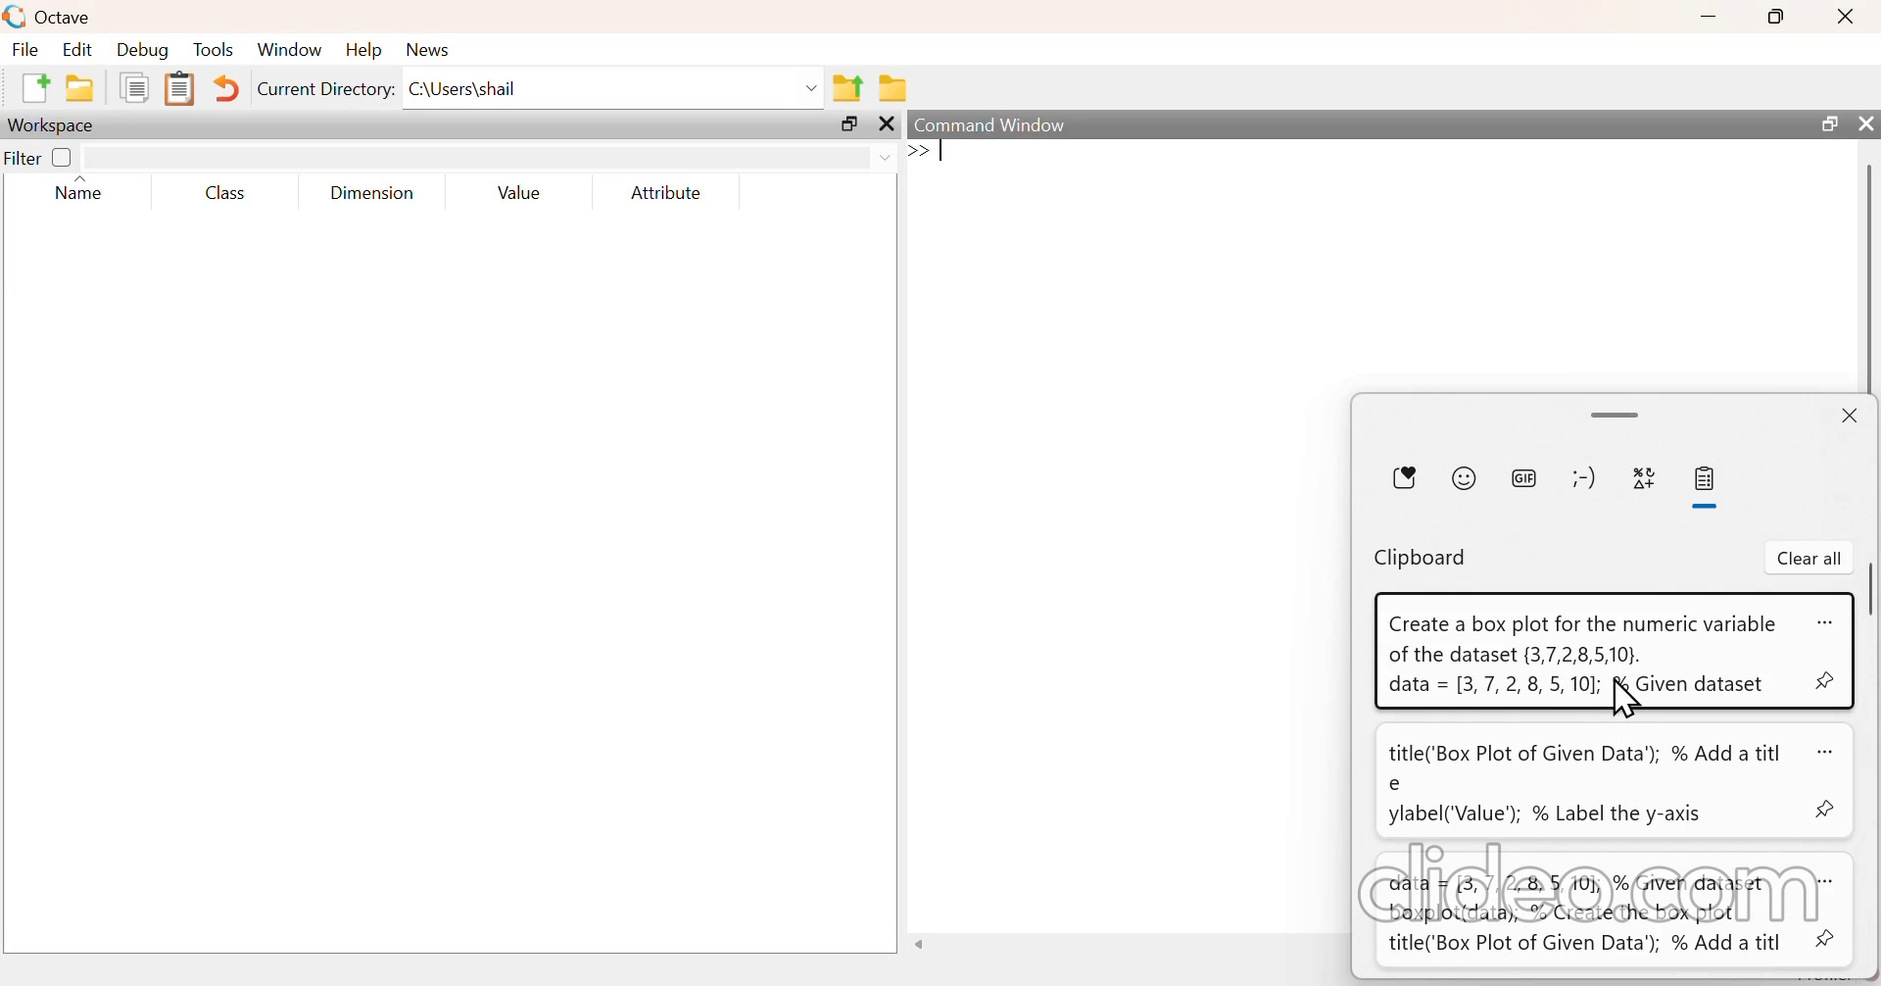  I want to click on clear all, so click(1808, 558).